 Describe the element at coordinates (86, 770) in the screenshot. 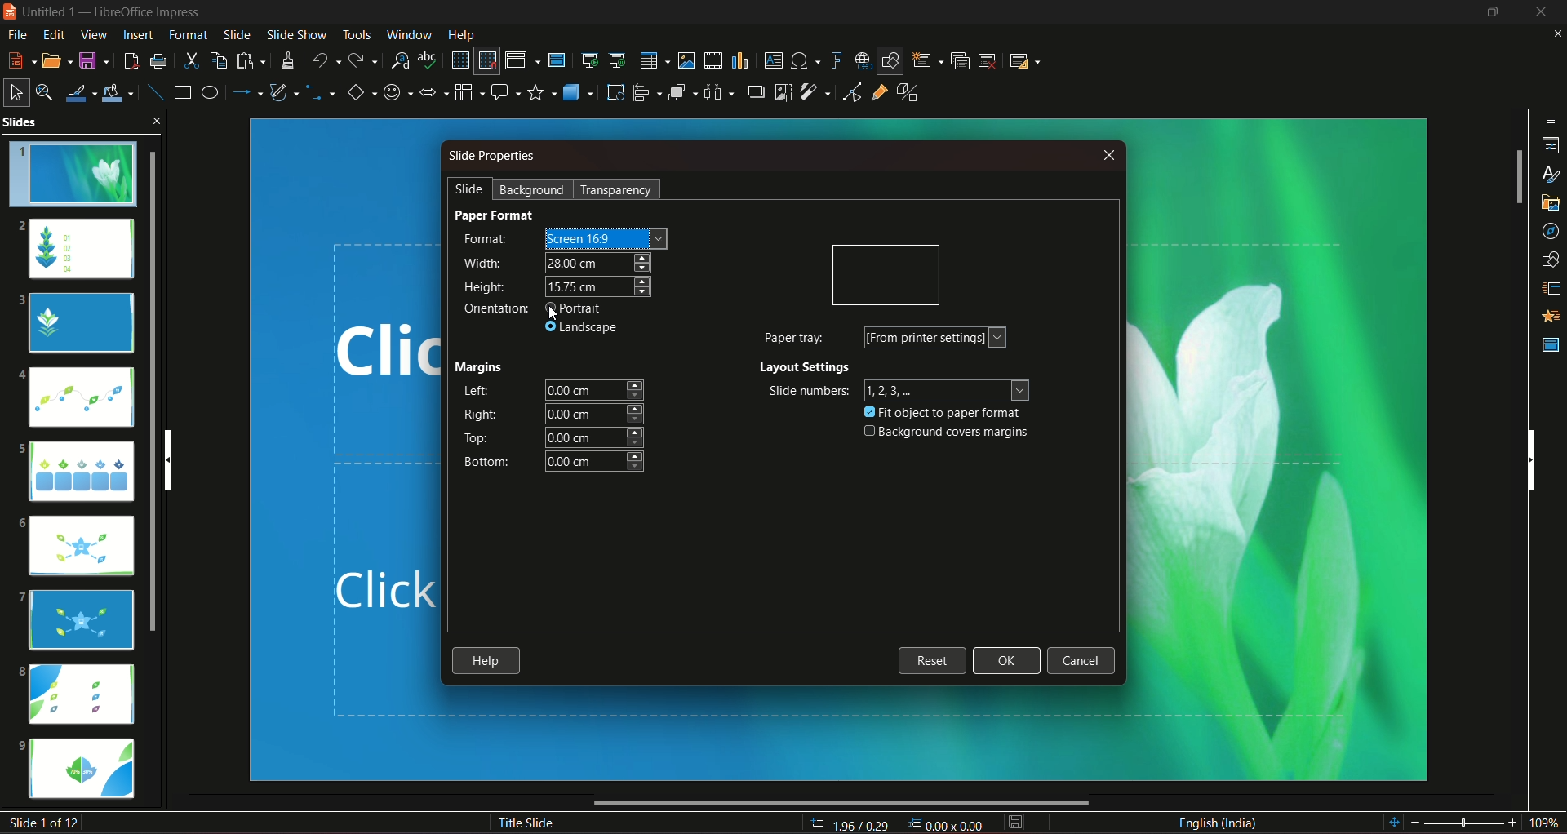

I see `slide 9` at that location.